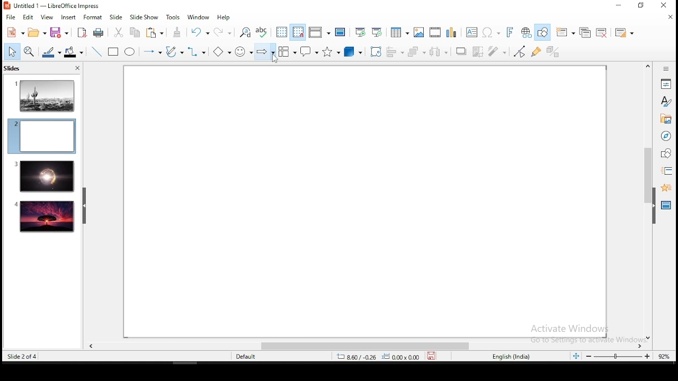  I want to click on english (india), so click(512, 357).